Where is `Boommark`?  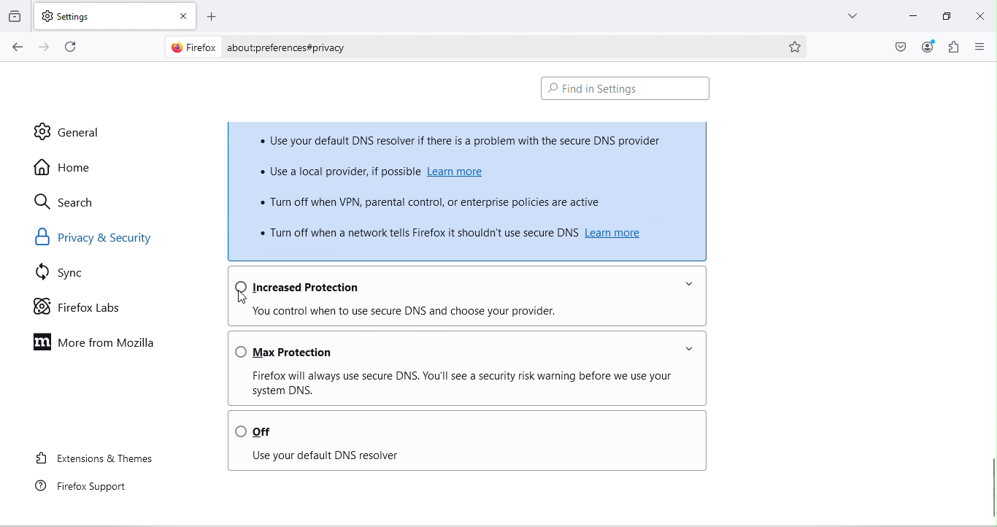
Boommark is located at coordinates (796, 45).